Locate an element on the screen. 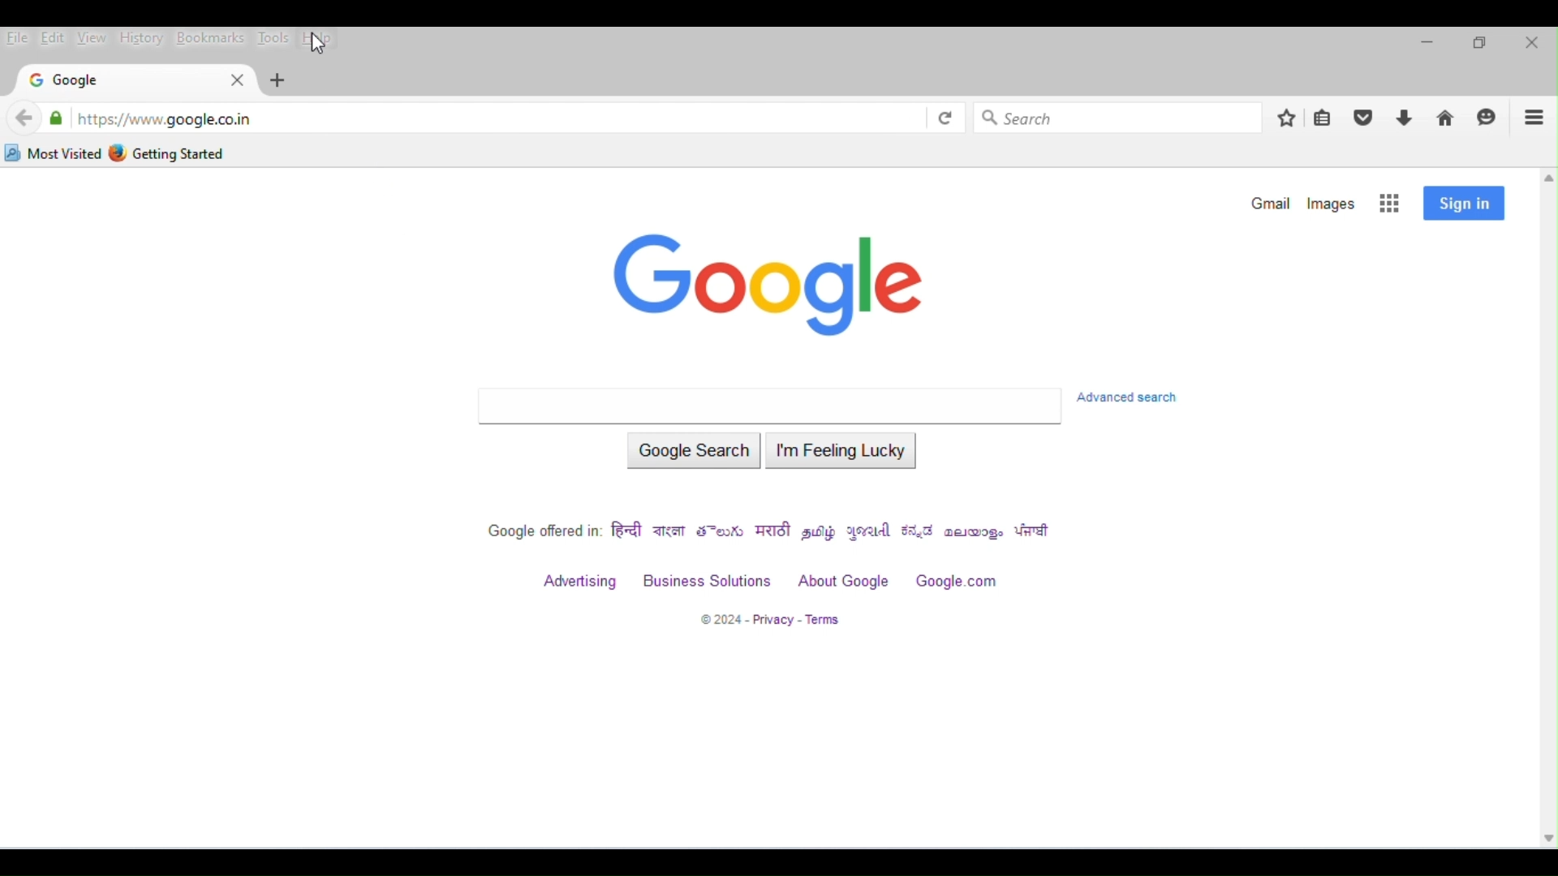  close  is located at coordinates (234, 80).